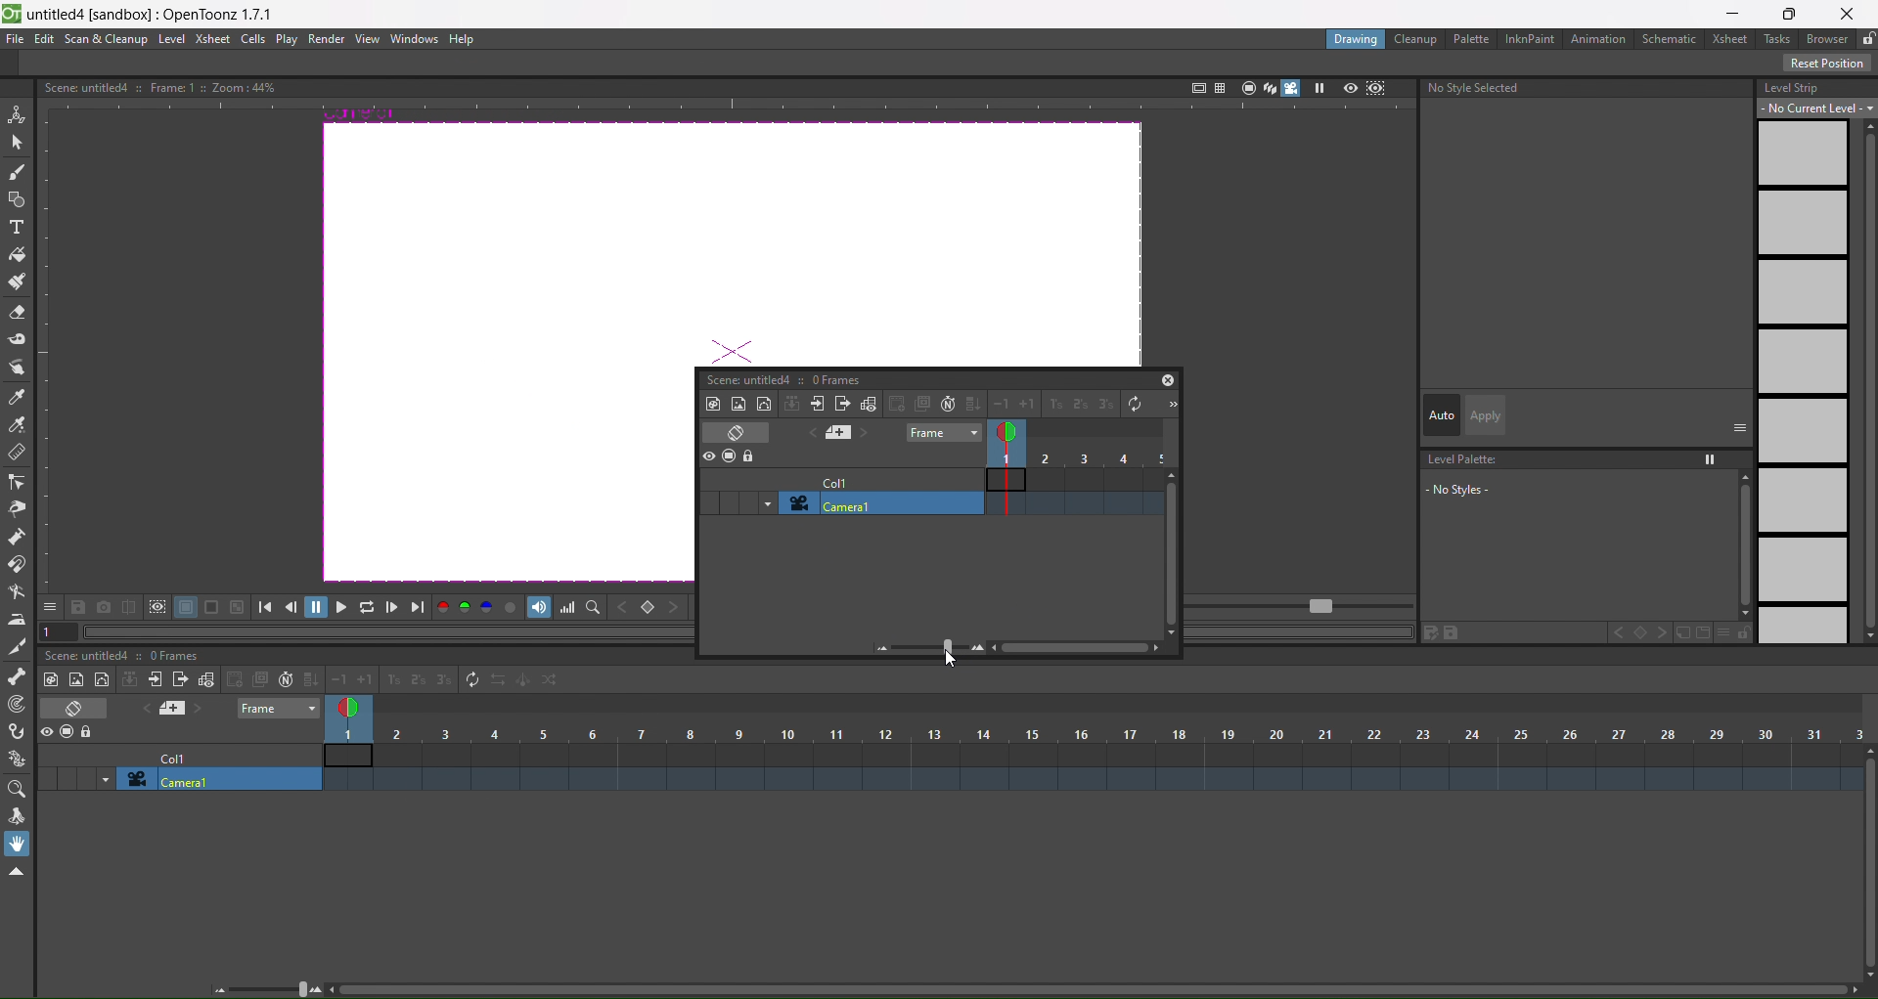 Image resolution: width=1878 pixels, height=999 pixels. Describe the element at coordinates (309, 679) in the screenshot. I see `fill in empty cells` at that location.